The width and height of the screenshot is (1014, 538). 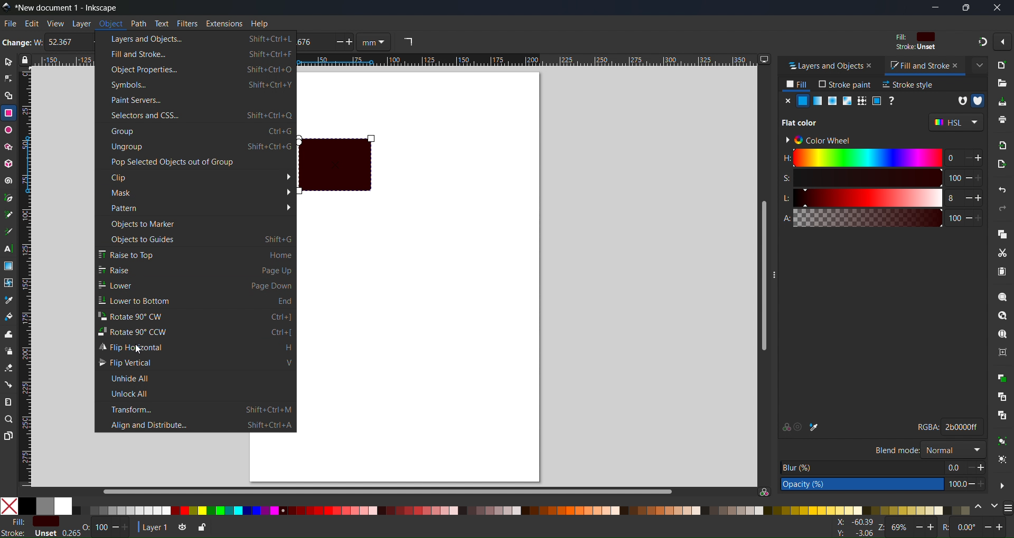 What do you see at coordinates (196, 70) in the screenshot?
I see `Object Properties` at bounding box center [196, 70].